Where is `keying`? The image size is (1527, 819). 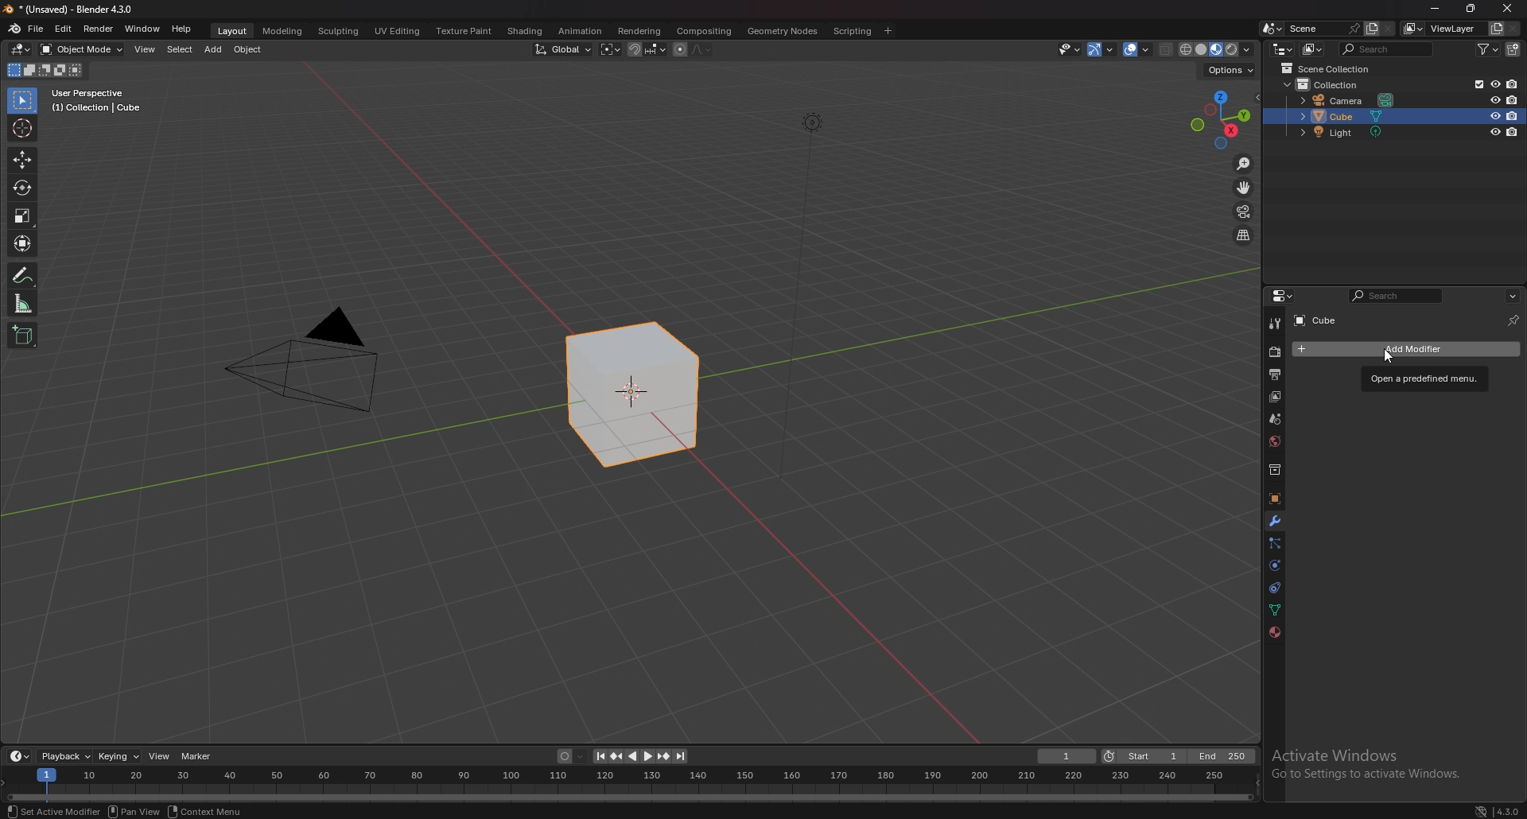
keying is located at coordinates (118, 756).